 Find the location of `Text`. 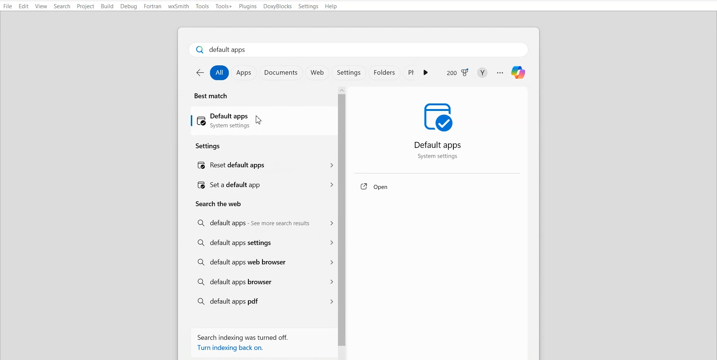

Text is located at coordinates (218, 204).